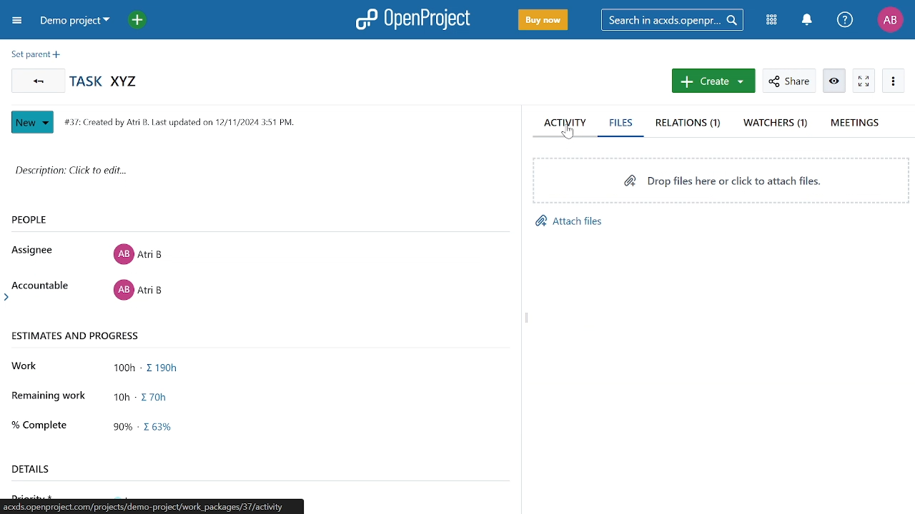 The width and height of the screenshot is (915, 514). I want to click on Assignee, so click(37, 253).